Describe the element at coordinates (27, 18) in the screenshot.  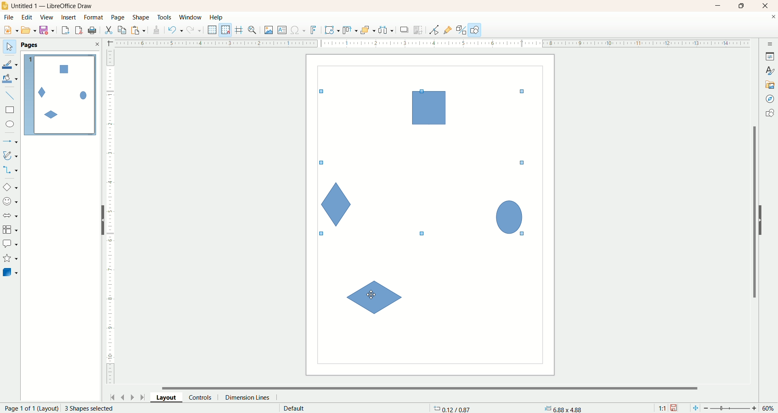
I see `edit` at that location.